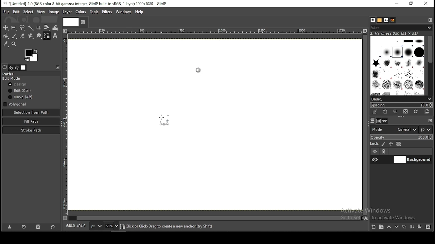  What do you see at coordinates (12, 79) in the screenshot?
I see `edit mode` at bounding box center [12, 79].